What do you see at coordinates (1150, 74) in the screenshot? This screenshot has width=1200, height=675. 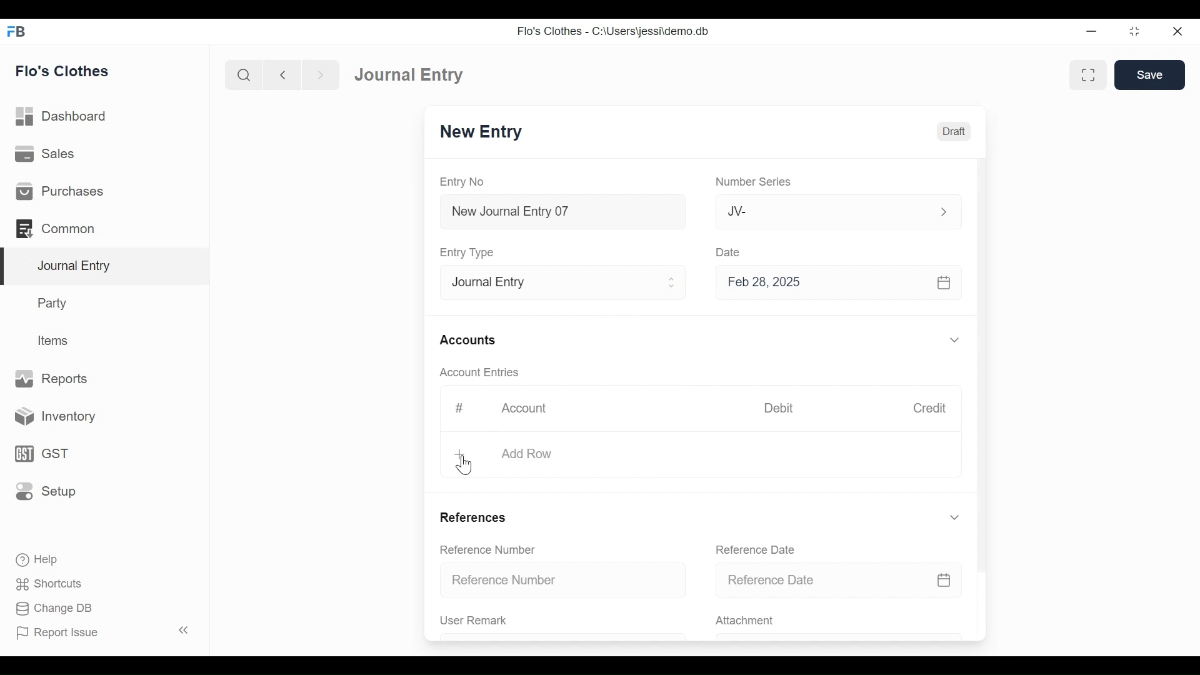 I see `Save` at bounding box center [1150, 74].